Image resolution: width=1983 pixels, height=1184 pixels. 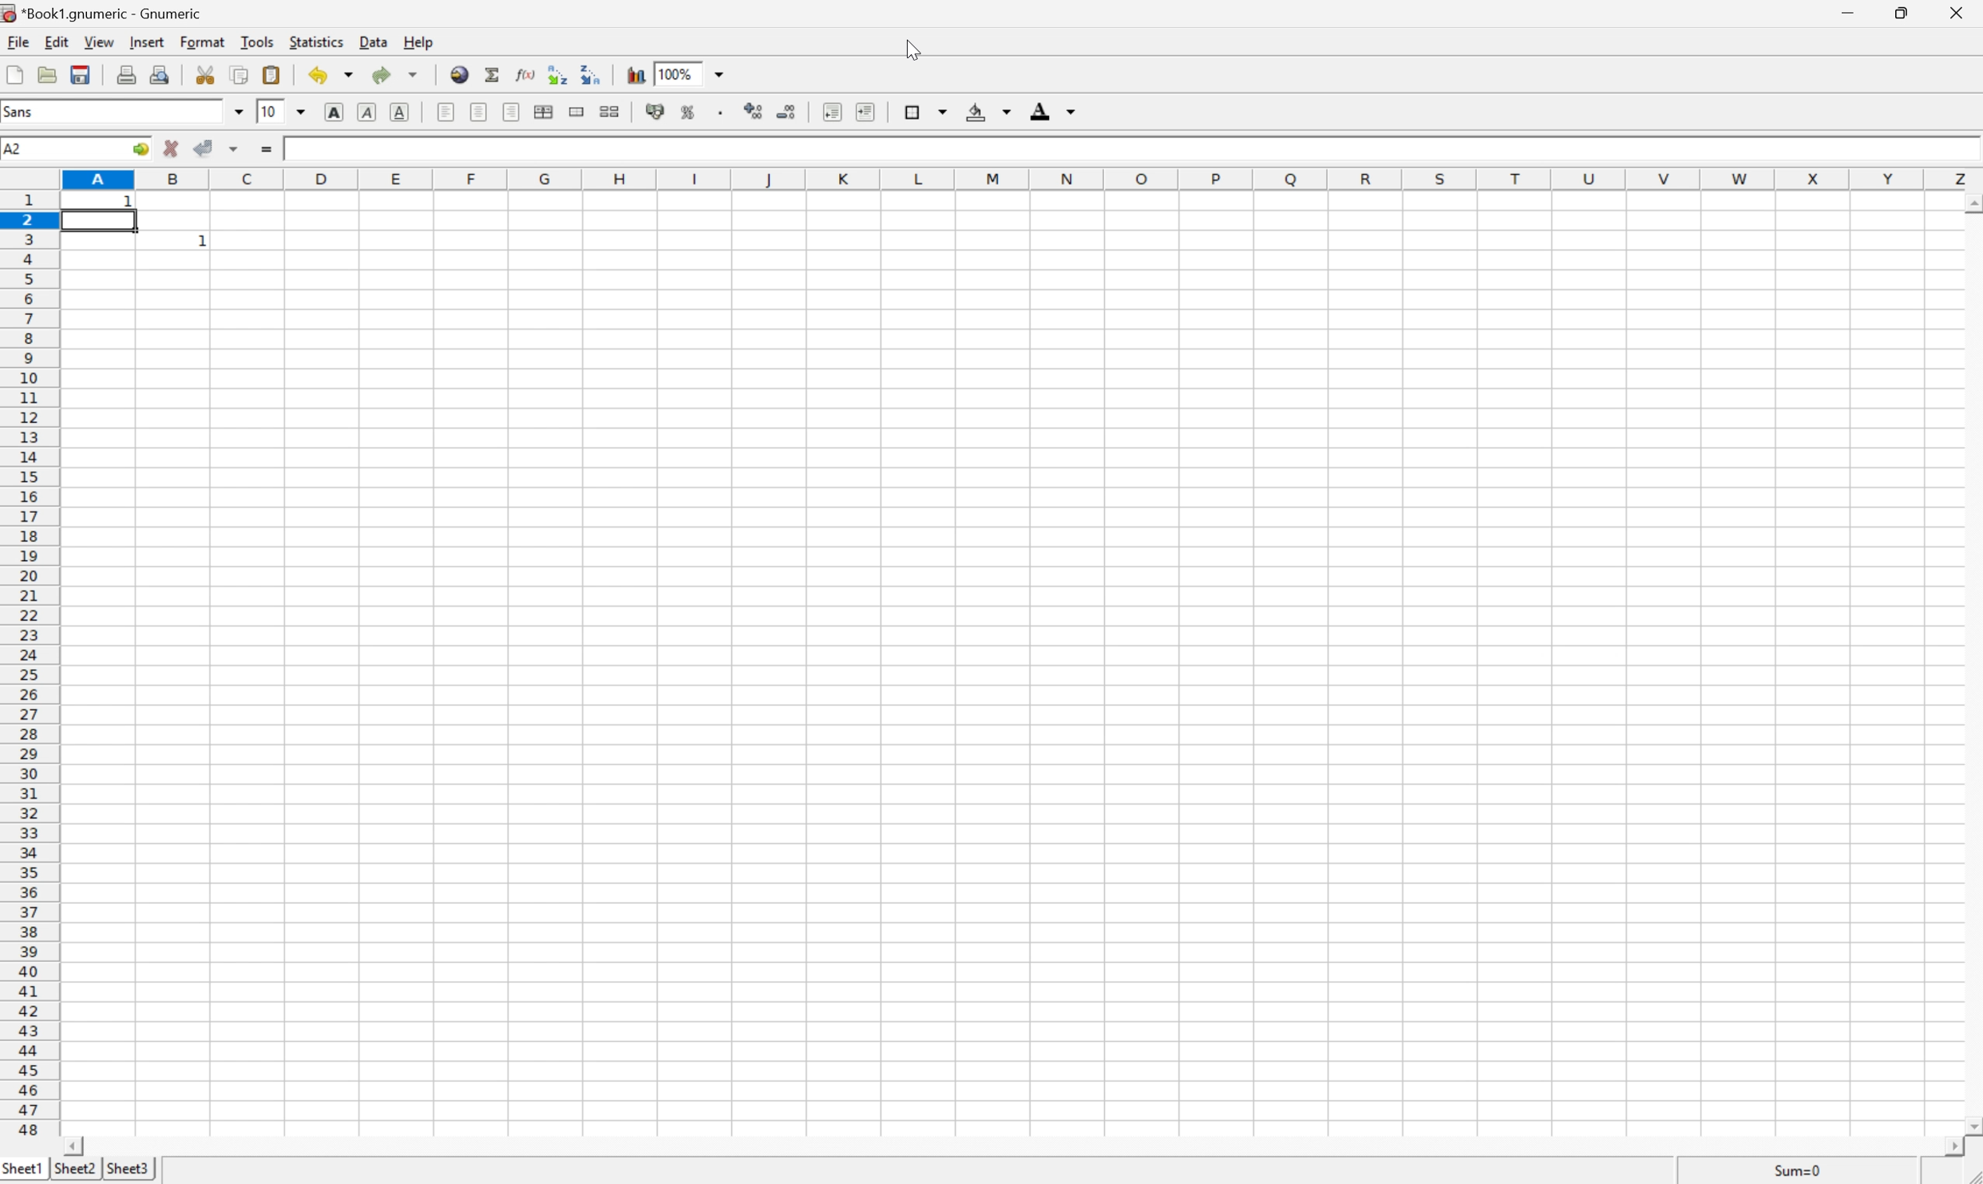 I want to click on cursor, so click(x=910, y=49).